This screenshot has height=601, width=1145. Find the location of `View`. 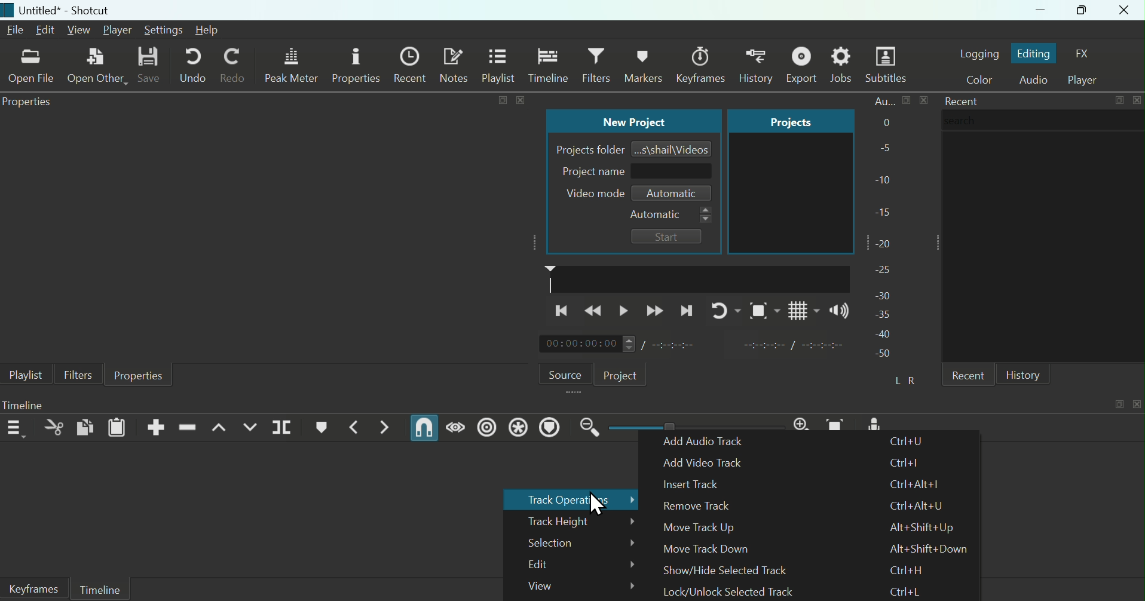

View is located at coordinates (80, 30).